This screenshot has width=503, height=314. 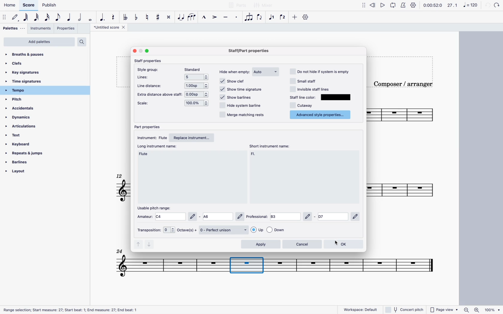 I want to click on full note, so click(x=90, y=17).